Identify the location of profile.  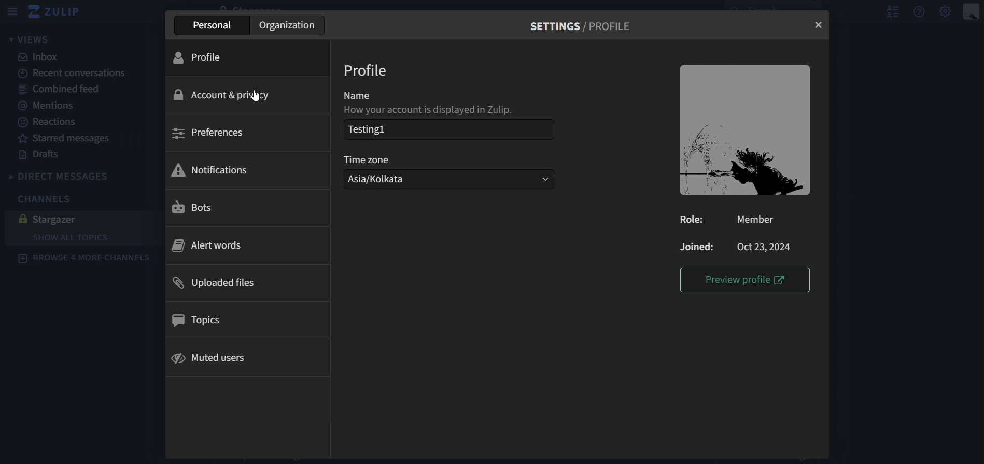
(370, 68).